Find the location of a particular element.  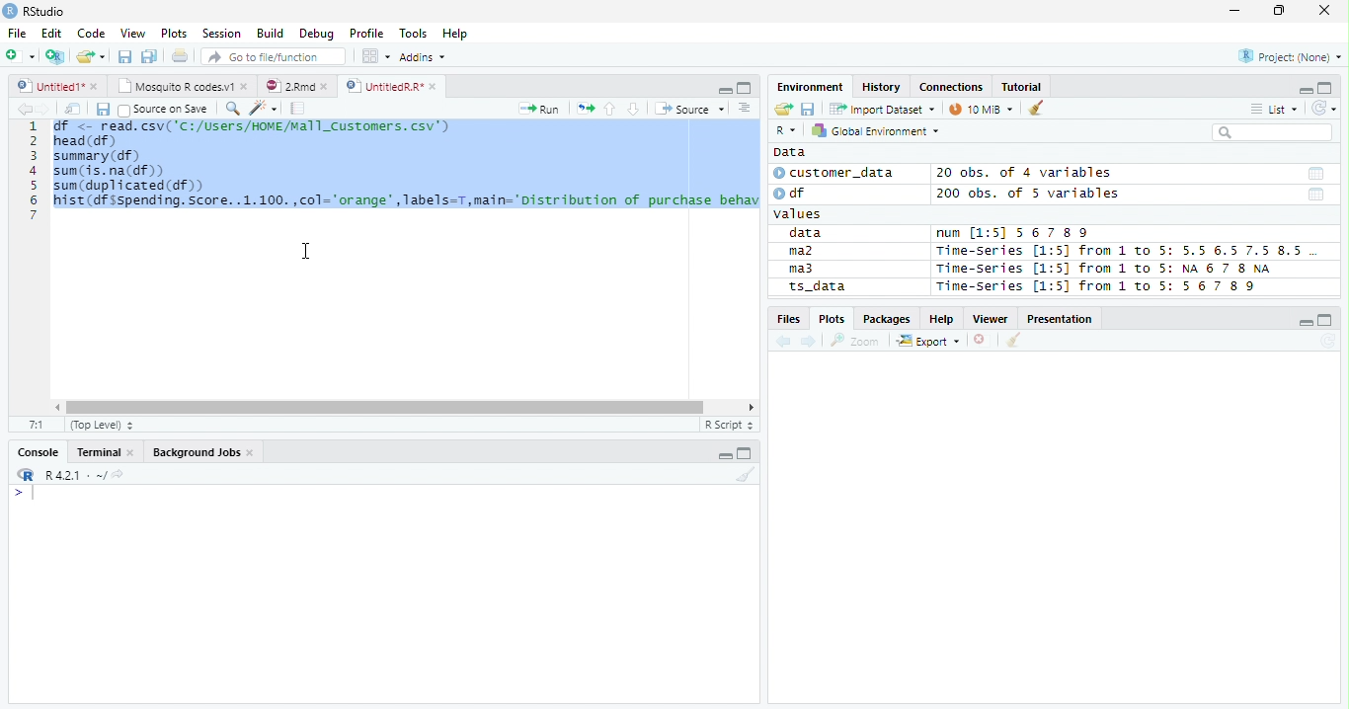

View Current work directory is located at coordinates (119, 474).